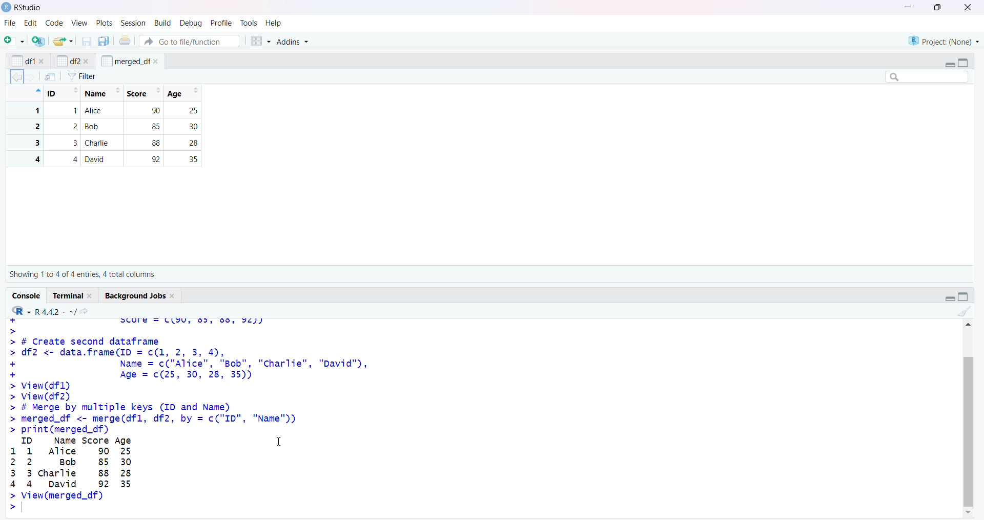 This screenshot has height=520, width=984. What do you see at coordinates (55, 23) in the screenshot?
I see `code` at bounding box center [55, 23].